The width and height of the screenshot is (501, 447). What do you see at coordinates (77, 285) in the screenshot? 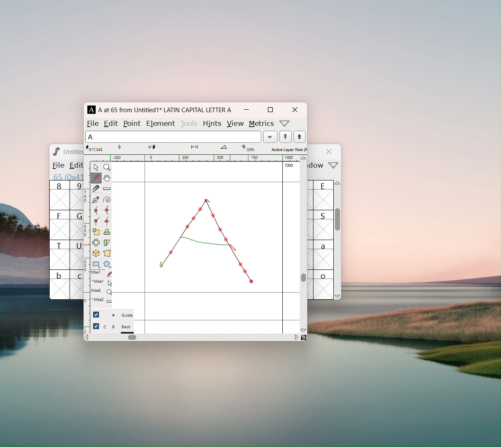
I see `c` at bounding box center [77, 285].